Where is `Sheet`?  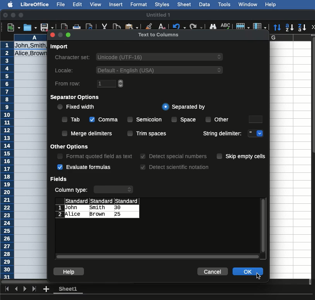
Sheet is located at coordinates (70, 290).